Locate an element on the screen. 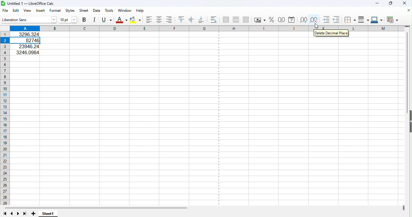  Cursor is located at coordinates (318, 26).